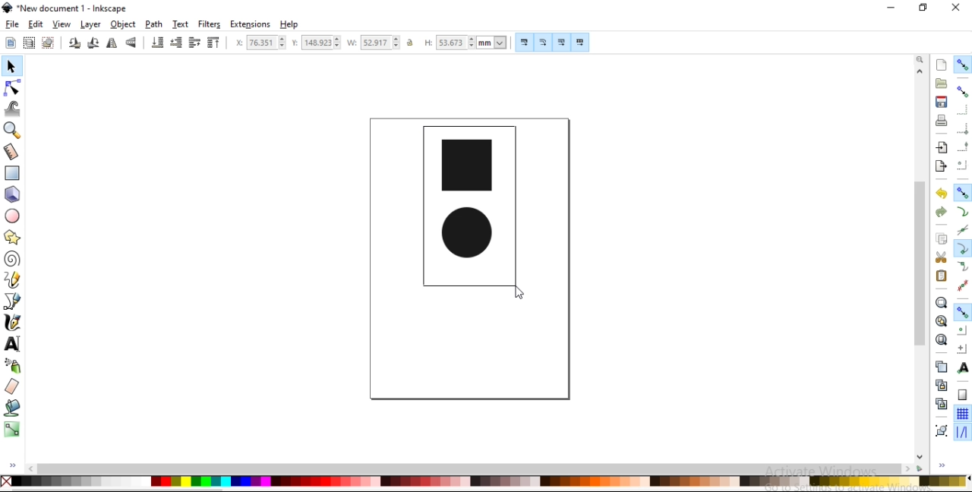  Describe the element at coordinates (939, 167) in the screenshot. I see `export a document` at that location.